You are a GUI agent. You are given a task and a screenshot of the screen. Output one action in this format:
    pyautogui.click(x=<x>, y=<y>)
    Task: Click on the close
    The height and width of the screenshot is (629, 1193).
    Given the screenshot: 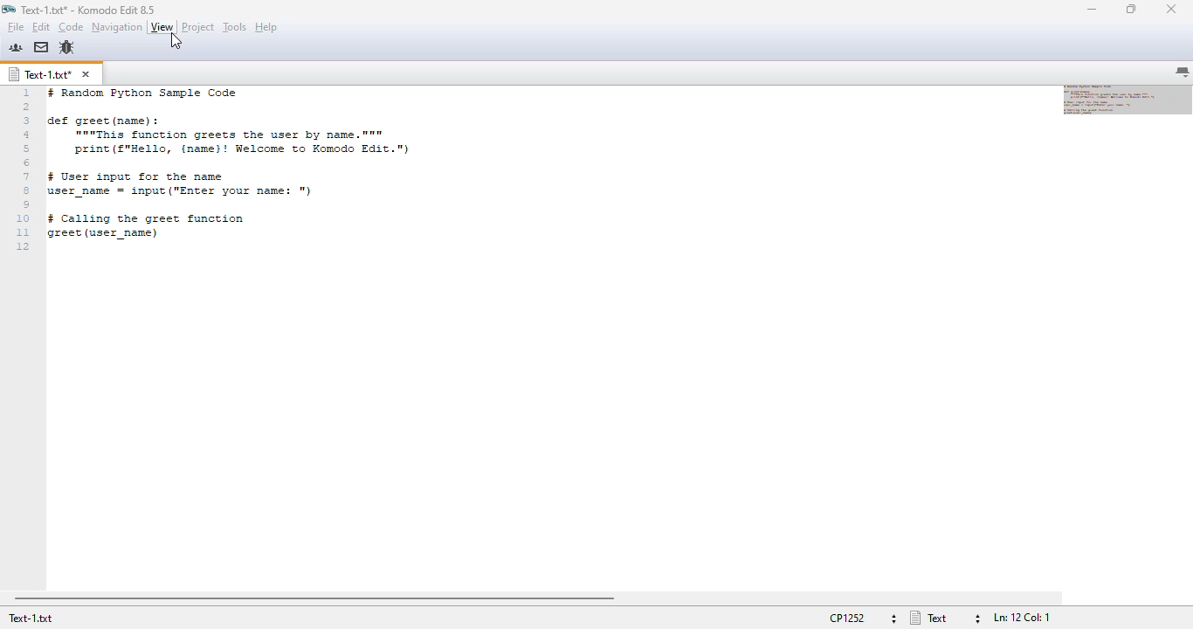 What is the action you would take?
    pyautogui.click(x=1171, y=10)
    